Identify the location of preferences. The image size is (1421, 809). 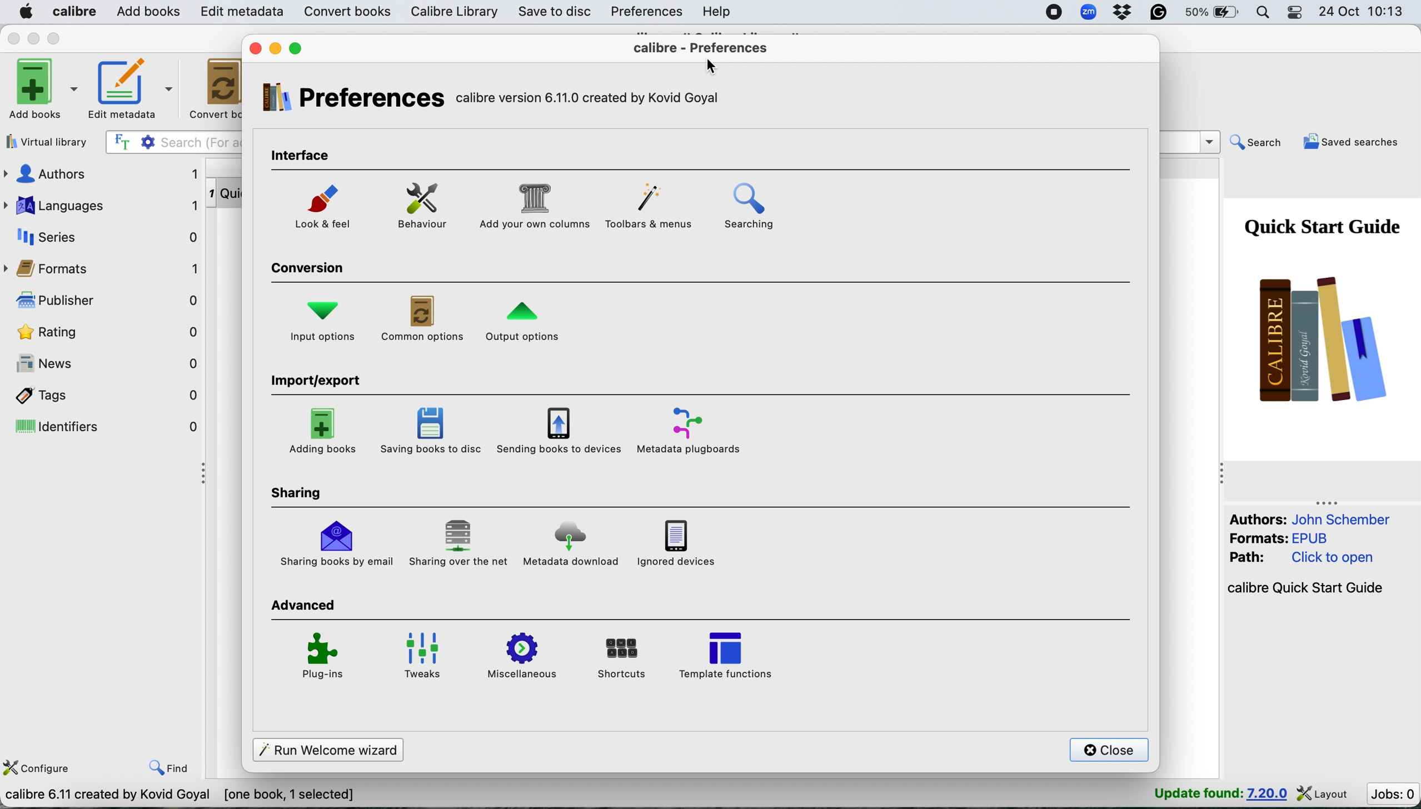
(351, 100).